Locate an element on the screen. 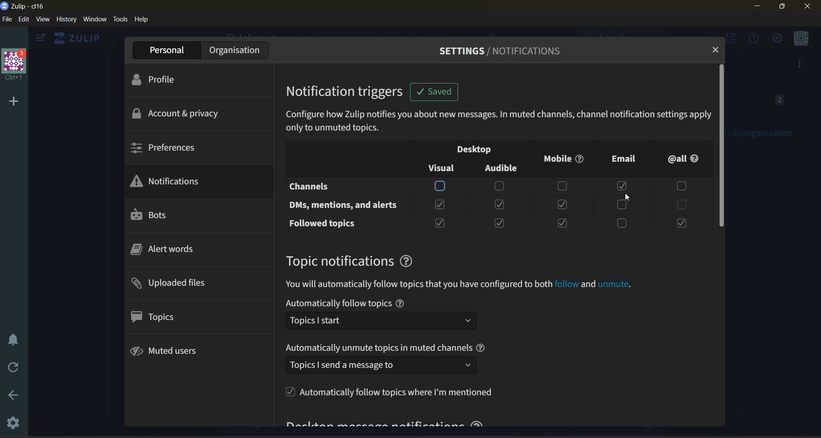  visual is located at coordinates (440, 168).